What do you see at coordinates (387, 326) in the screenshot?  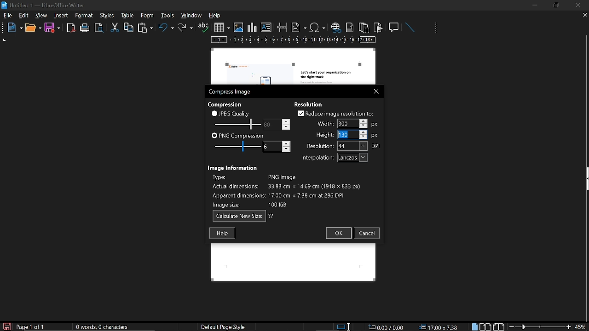 I see `0.00 / 0.00` at bounding box center [387, 326].